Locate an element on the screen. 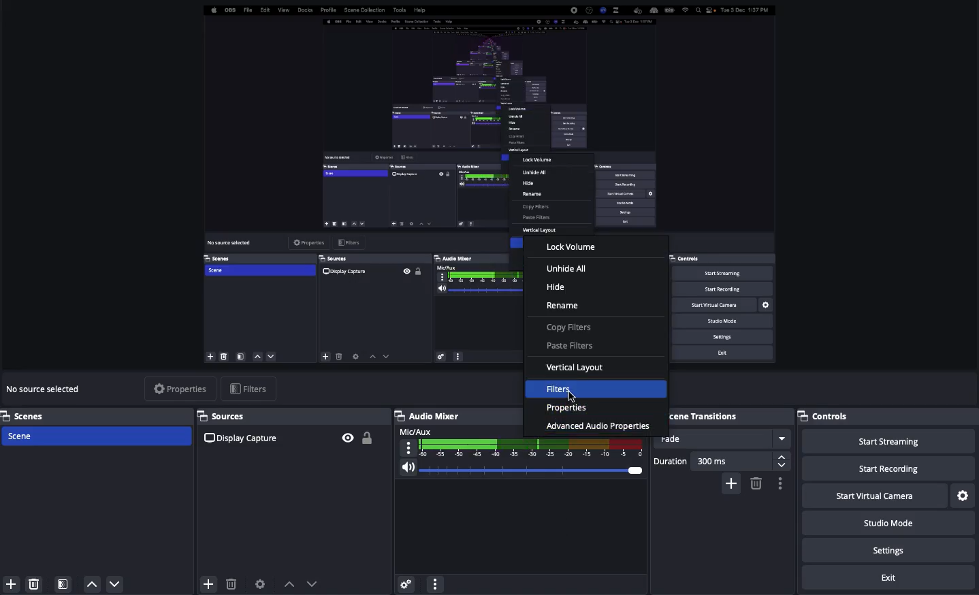  Settings is located at coordinates (963, 495).